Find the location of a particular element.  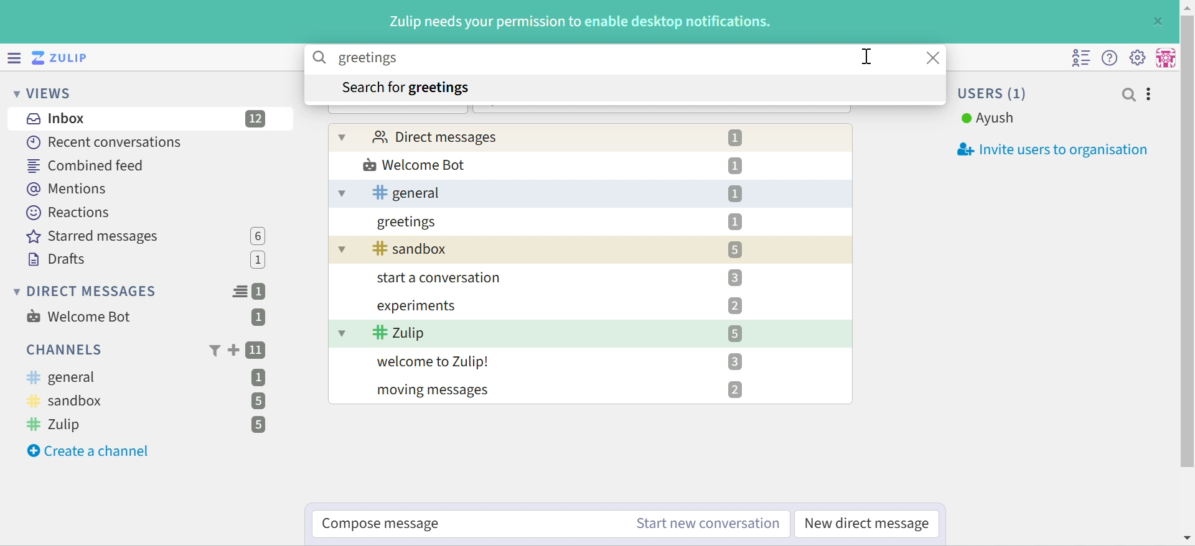

Close is located at coordinates (1160, 21).